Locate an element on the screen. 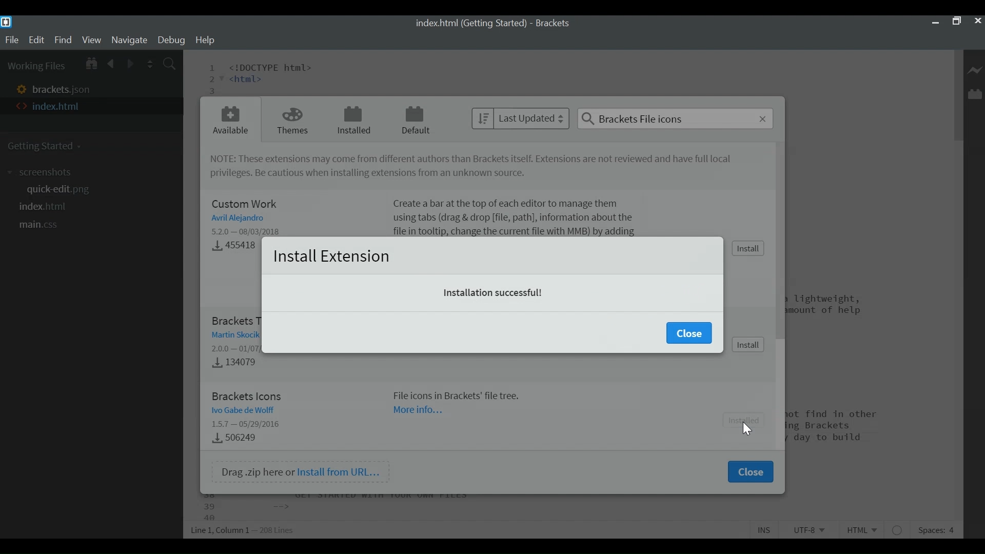  index.html (Getting started) - Brackets is located at coordinates (493, 24).